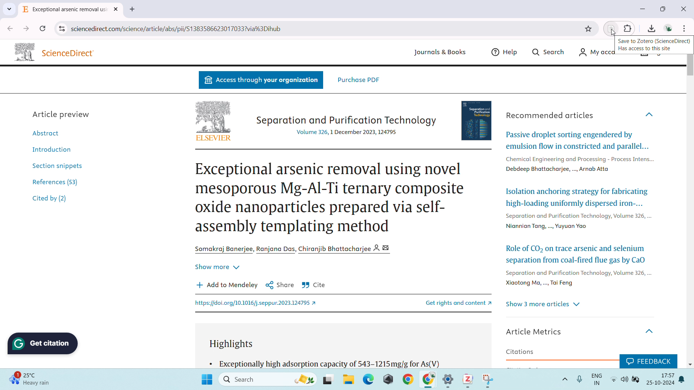 Image resolution: width=694 pixels, height=390 pixels. I want to click on Grammarly, so click(44, 343).